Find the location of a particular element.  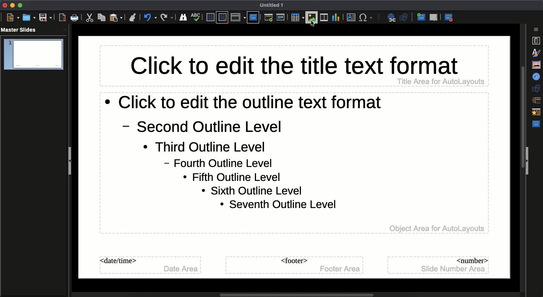

Scroll is located at coordinates (282, 294).